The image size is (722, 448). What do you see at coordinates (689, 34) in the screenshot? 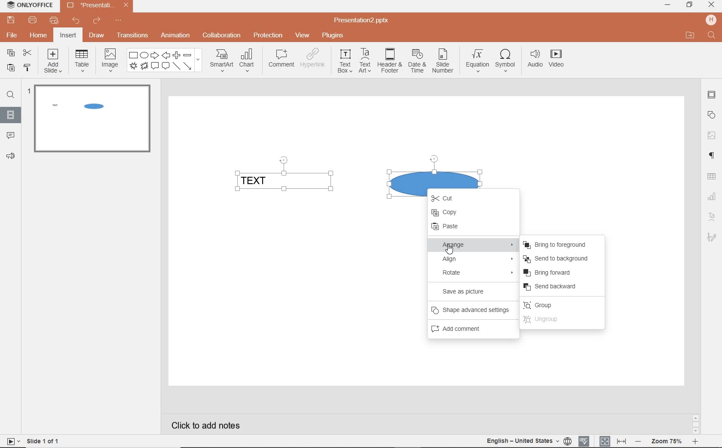
I see `OPEN FILE LOCATION` at bounding box center [689, 34].